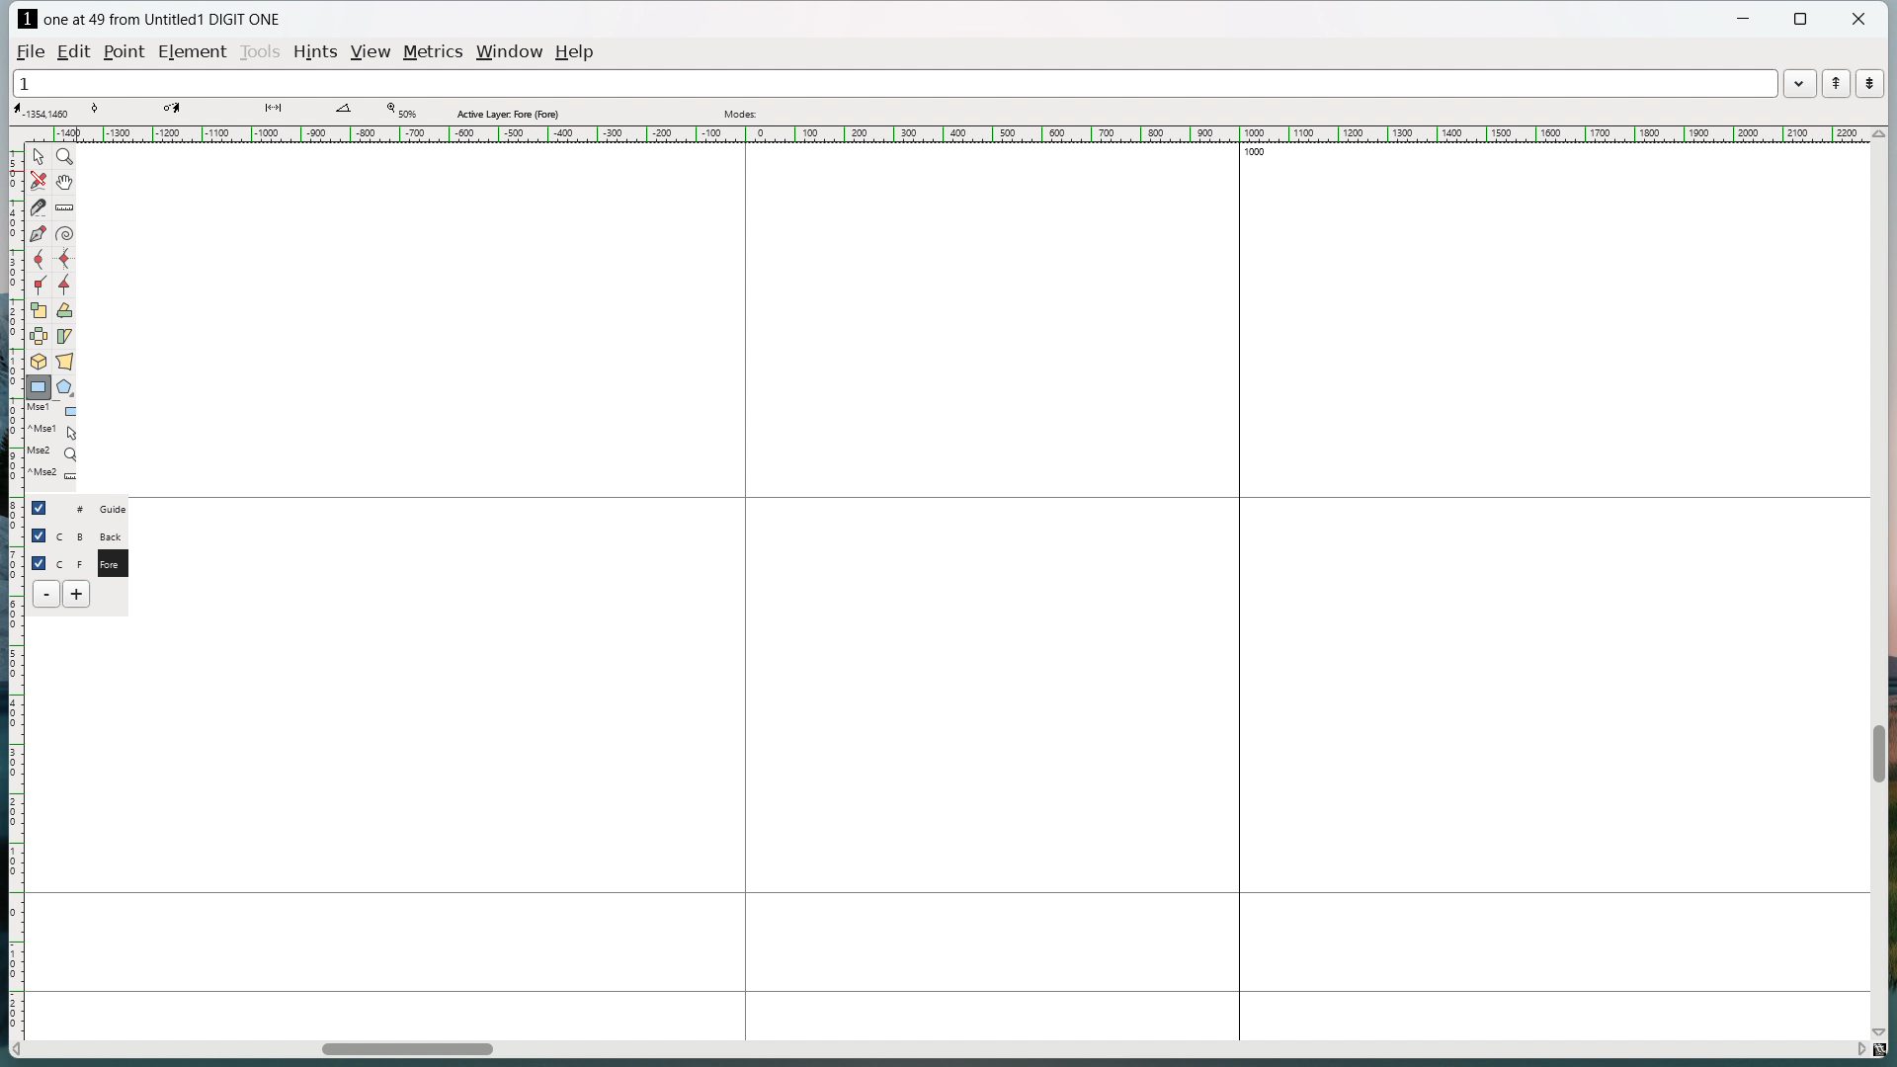 This screenshot has height=1067, width=1897. Describe the element at coordinates (40, 309) in the screenshot. I see `scale` at that location.